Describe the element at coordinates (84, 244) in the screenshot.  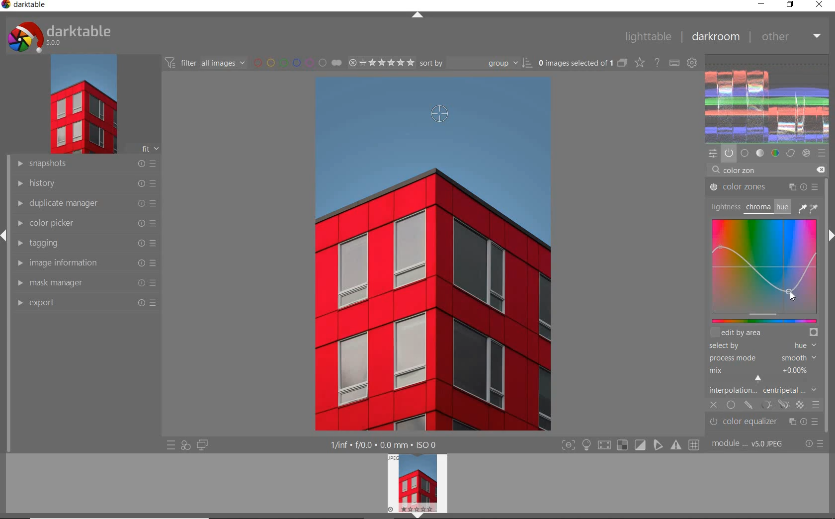
I see `tagging` at that location.